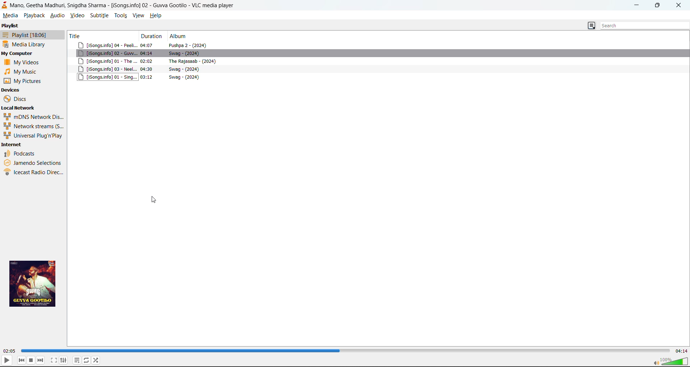 The image size is (690, 367). I want to click on videos, so click(23, 62).